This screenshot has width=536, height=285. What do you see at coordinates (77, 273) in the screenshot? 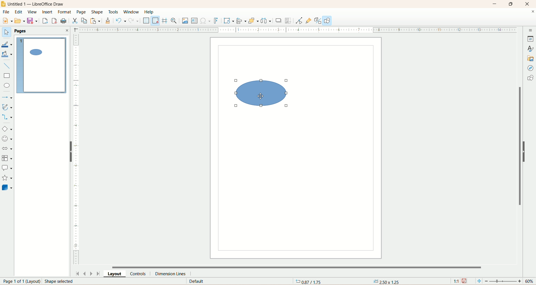
I see `first page` at bounding box center [77, 273].